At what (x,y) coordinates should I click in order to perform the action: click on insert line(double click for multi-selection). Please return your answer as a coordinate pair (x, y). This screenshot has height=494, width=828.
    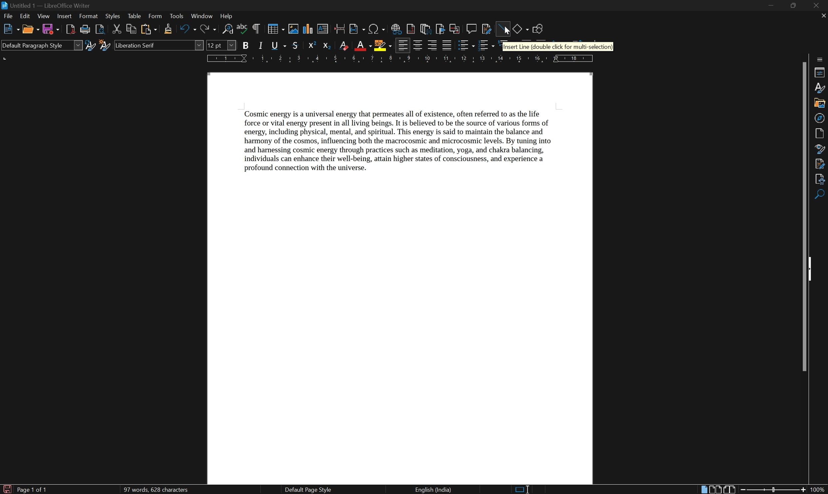
    Looking at the image, I should click on (558, 46).